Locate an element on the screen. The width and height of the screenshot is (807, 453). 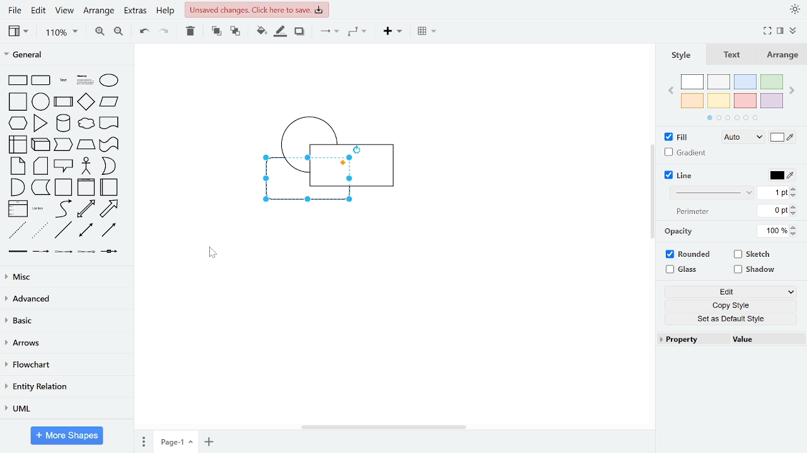
diagram is located at coordinates (327, 163).